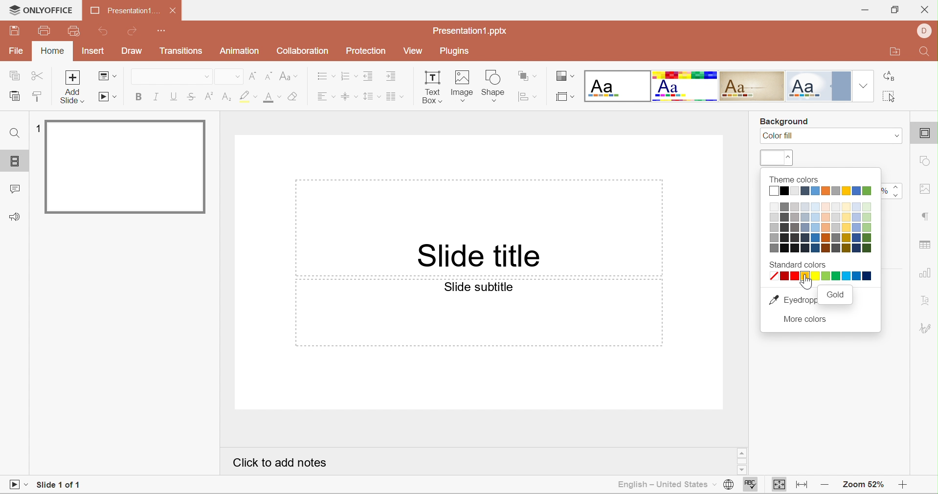 The image size is (938, 494). What do you see at coordinates (165, 31) in the screenshot?
I see `Customize quick access toolbar` at bounding box center [165, 31].